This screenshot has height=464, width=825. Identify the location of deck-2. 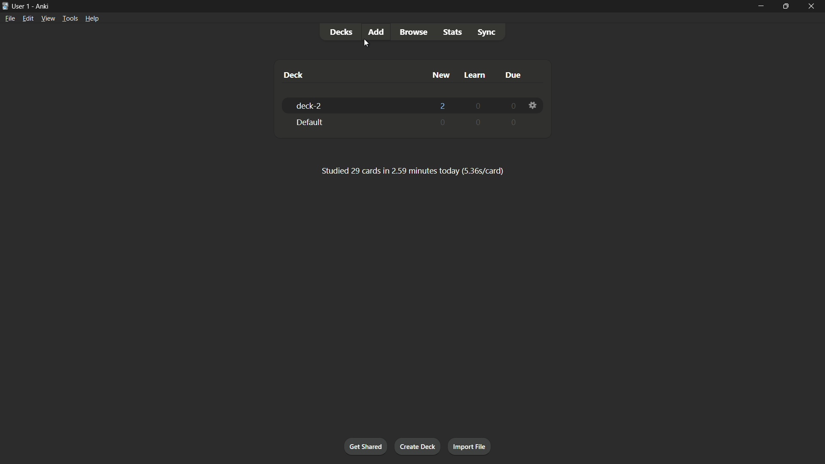
(309, 106).